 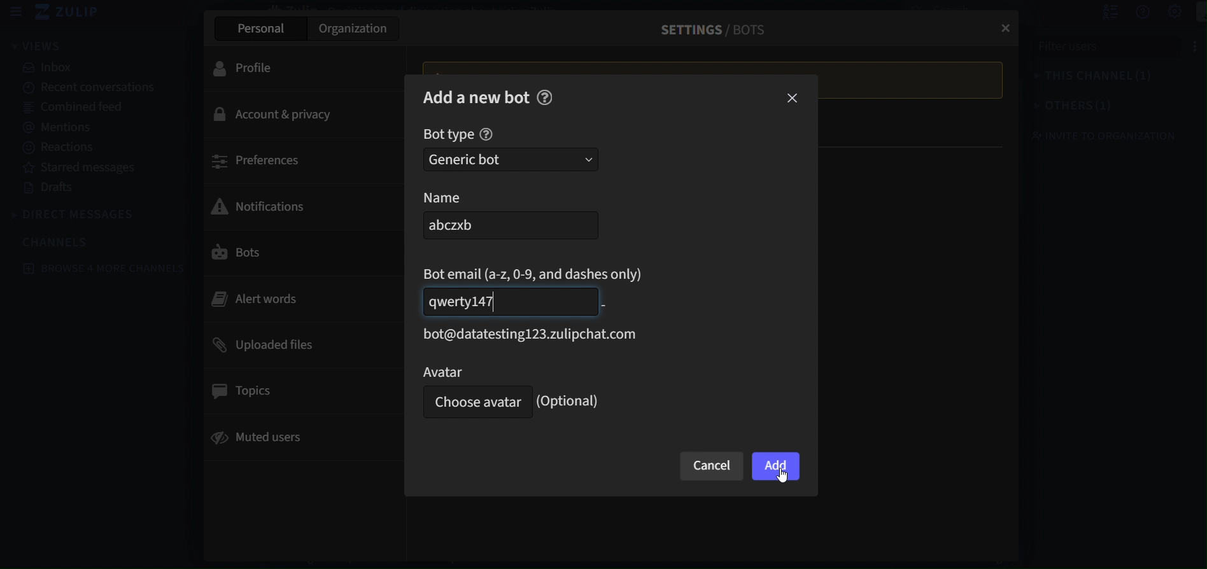 I want to click on filter users, so click(x=1102, y=50).